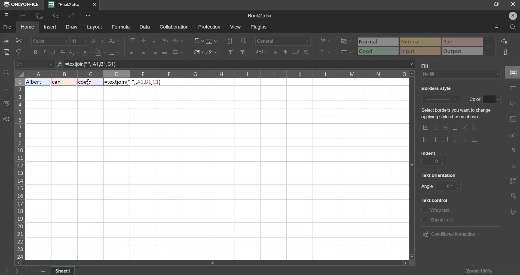  I want to click on text, so click(441, 211).